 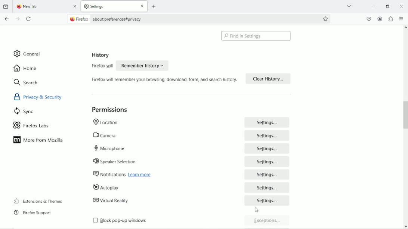 I want to click on checkbox, so click(x=95, y=220).